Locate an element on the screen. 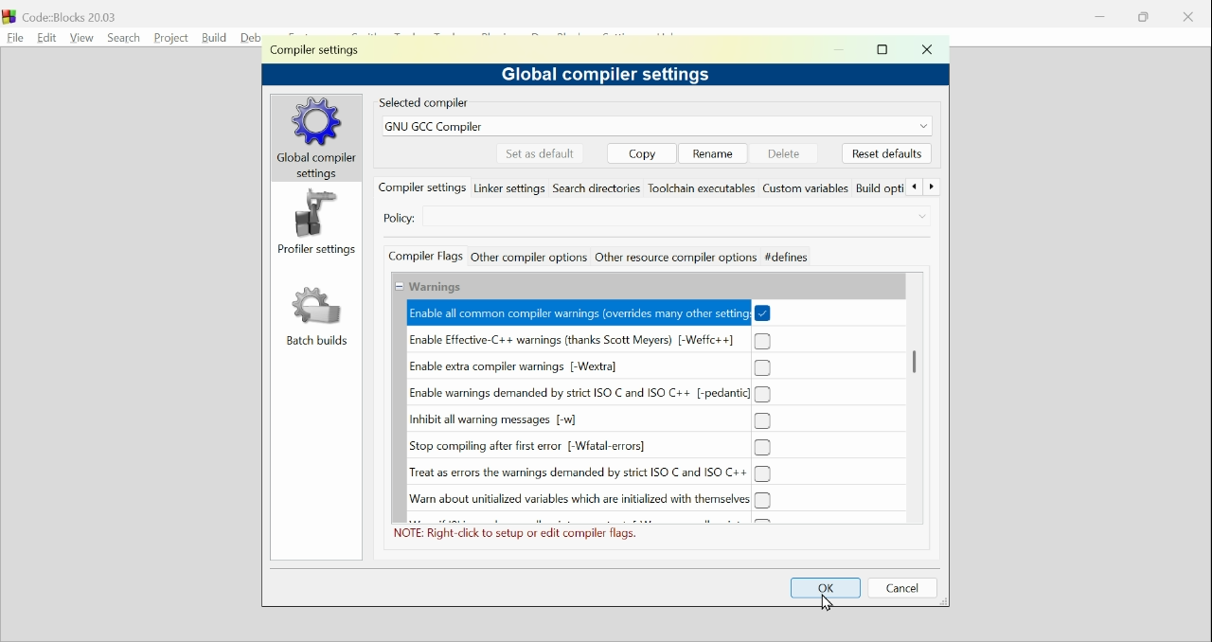 This screenshot has width=1212, height=642. copy is located at coordinates (642, 152).